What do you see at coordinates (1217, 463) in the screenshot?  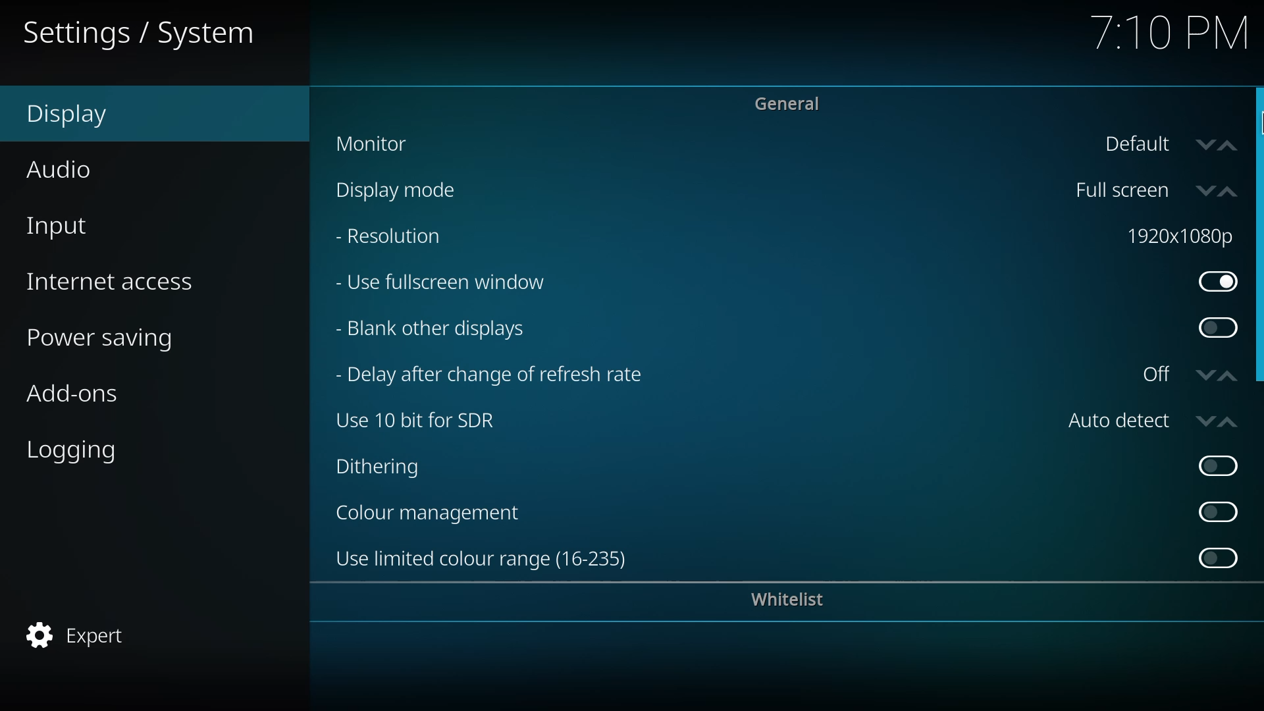 I see `enable` at bounding box center [1217, 463].